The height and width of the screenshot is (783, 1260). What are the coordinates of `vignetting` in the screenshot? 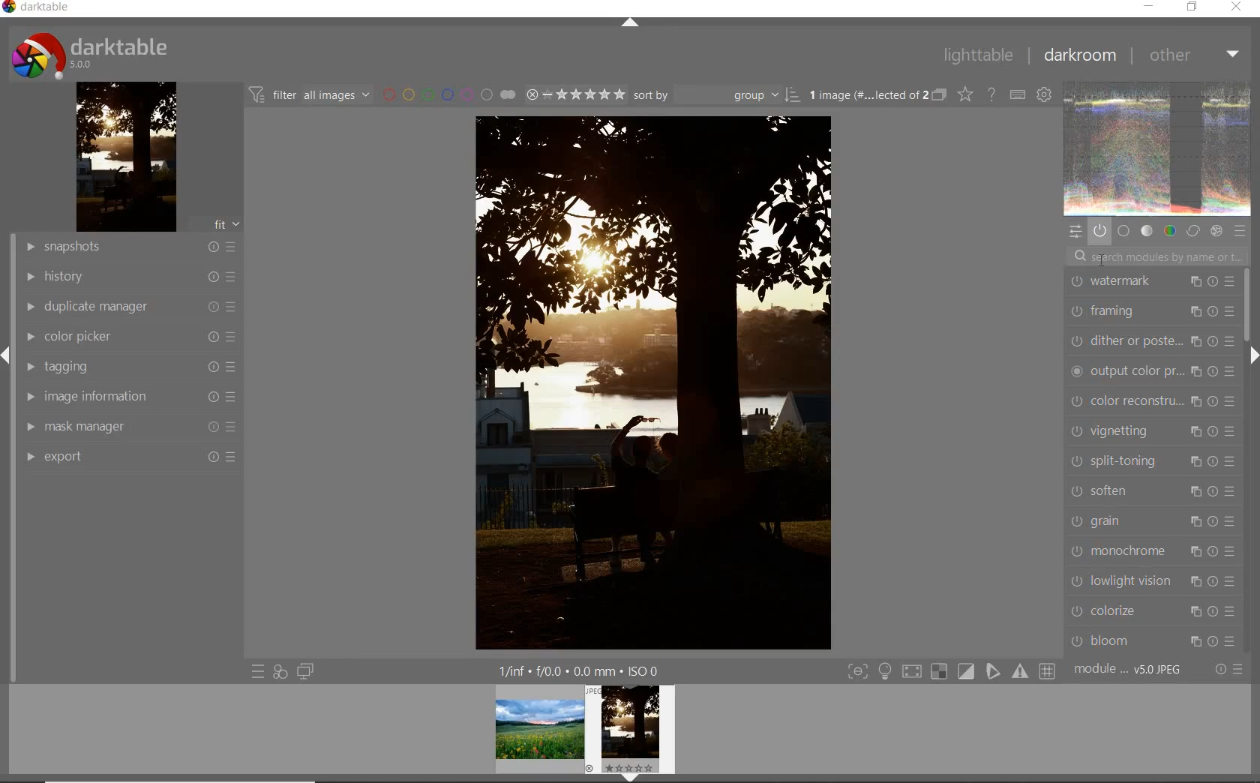 It's located at (1151, 430).